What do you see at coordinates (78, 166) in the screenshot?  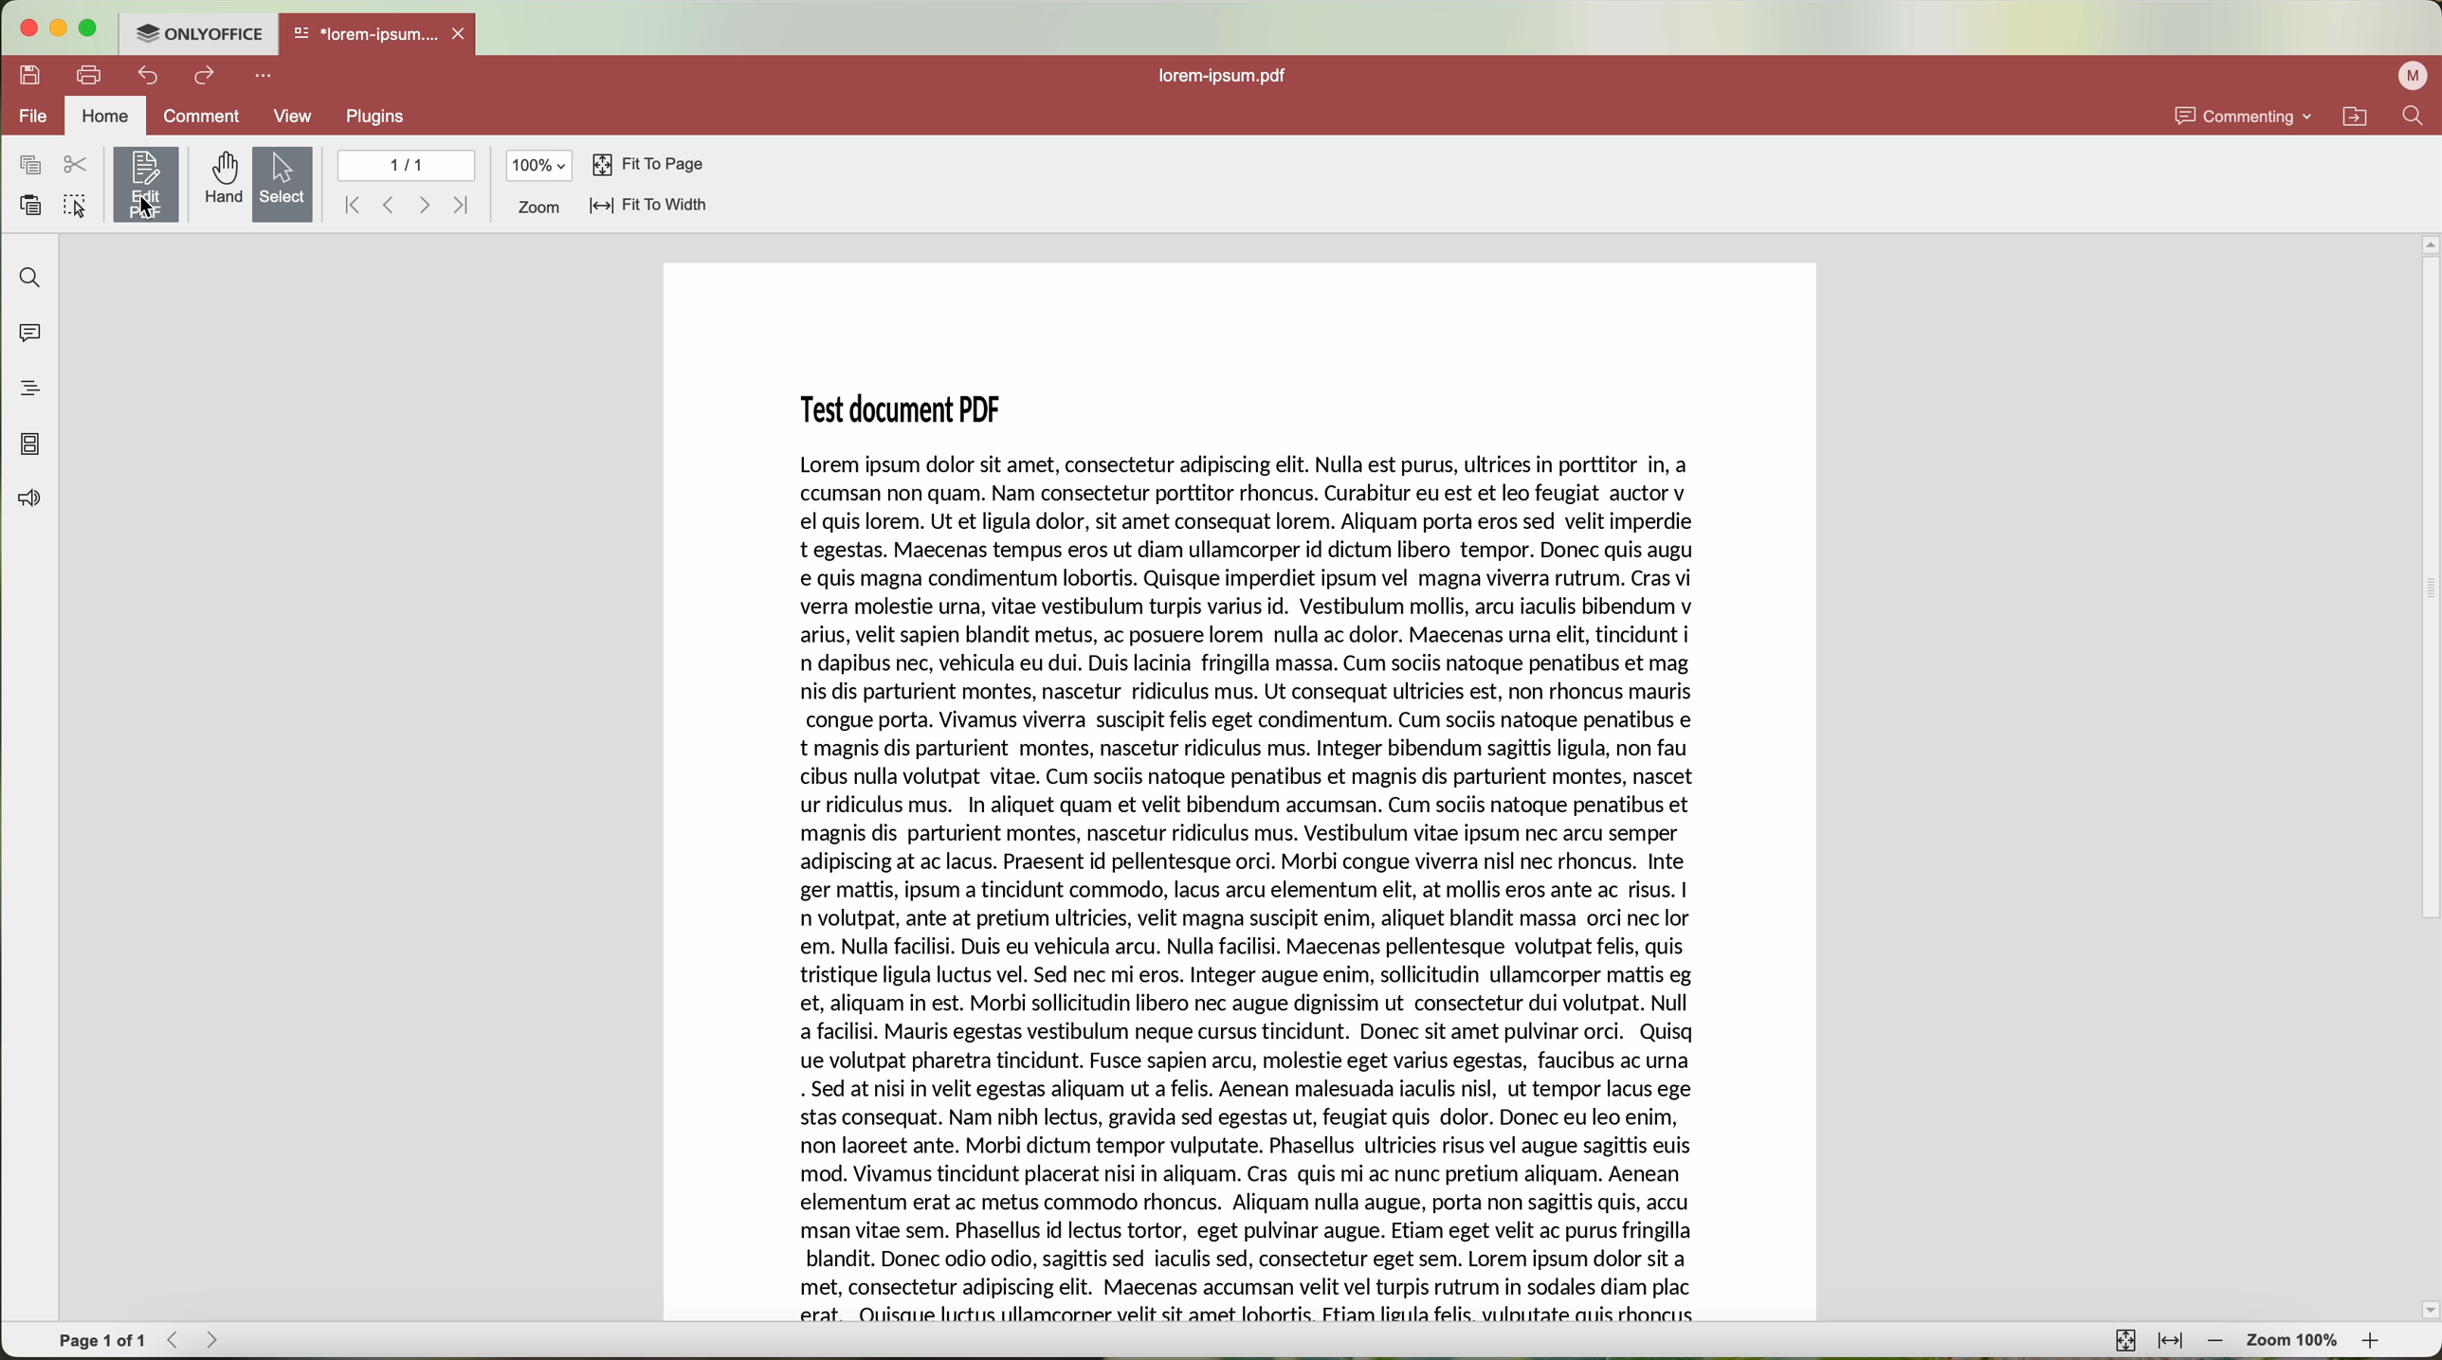 I see `cut` at bounding box center [78, 166].